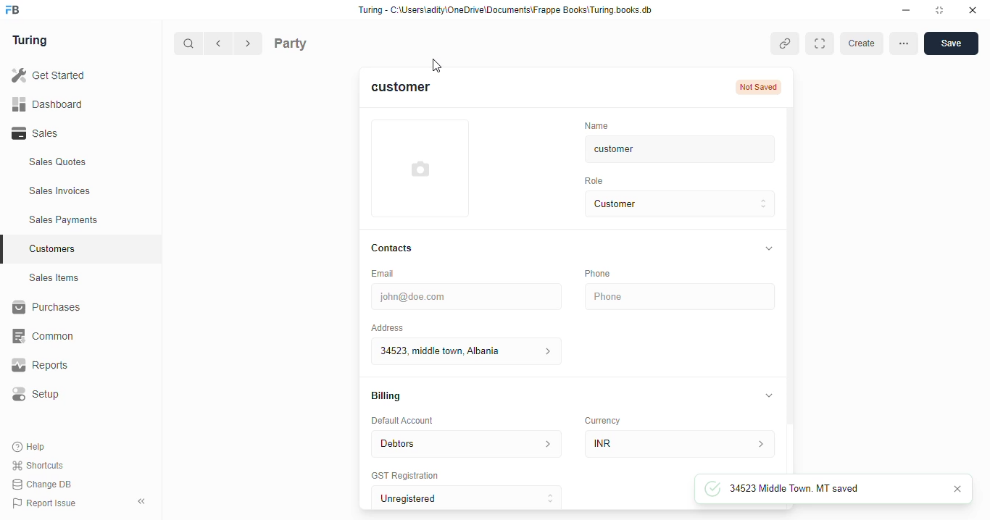 The image size is (990, 520). Describe the element at coordinates (17, 11) in the screenshot. I see `frappebooks logo` at that location.